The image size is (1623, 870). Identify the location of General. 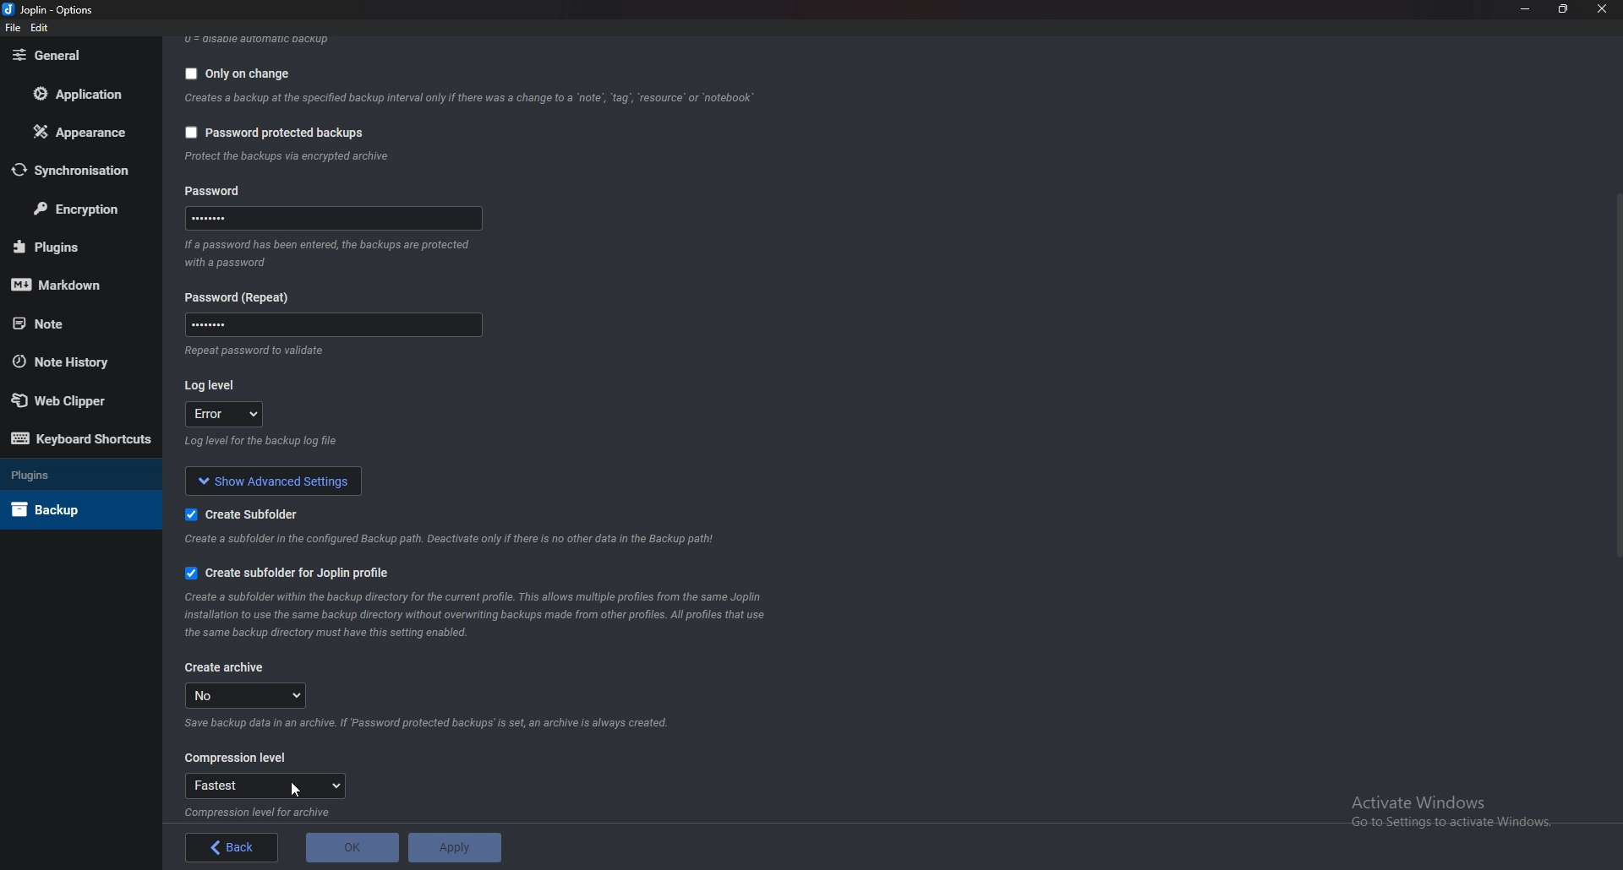
(74, 56).